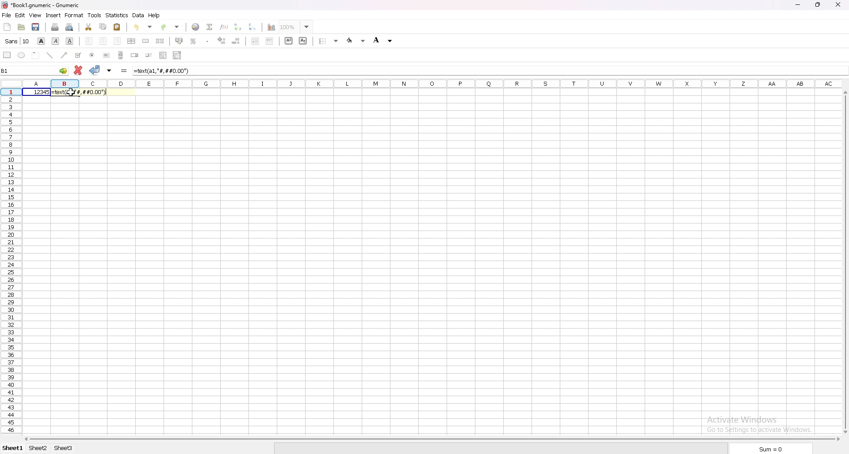 This screenshot has width=849, height=454. I want to click on function, so click(224, 26).